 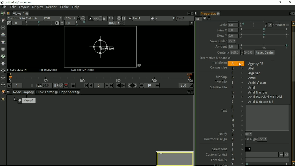 What do you see at coordinates (236, 92) in the screenshot?
I see `G` at bounding box center [236, 92].